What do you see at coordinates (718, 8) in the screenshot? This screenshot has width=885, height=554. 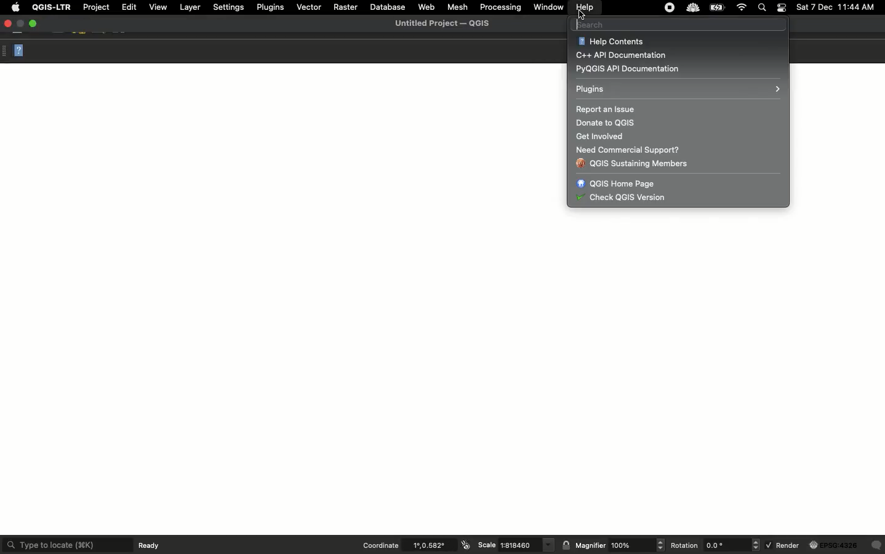 I see `Charge` at bounding box center [718, 8].